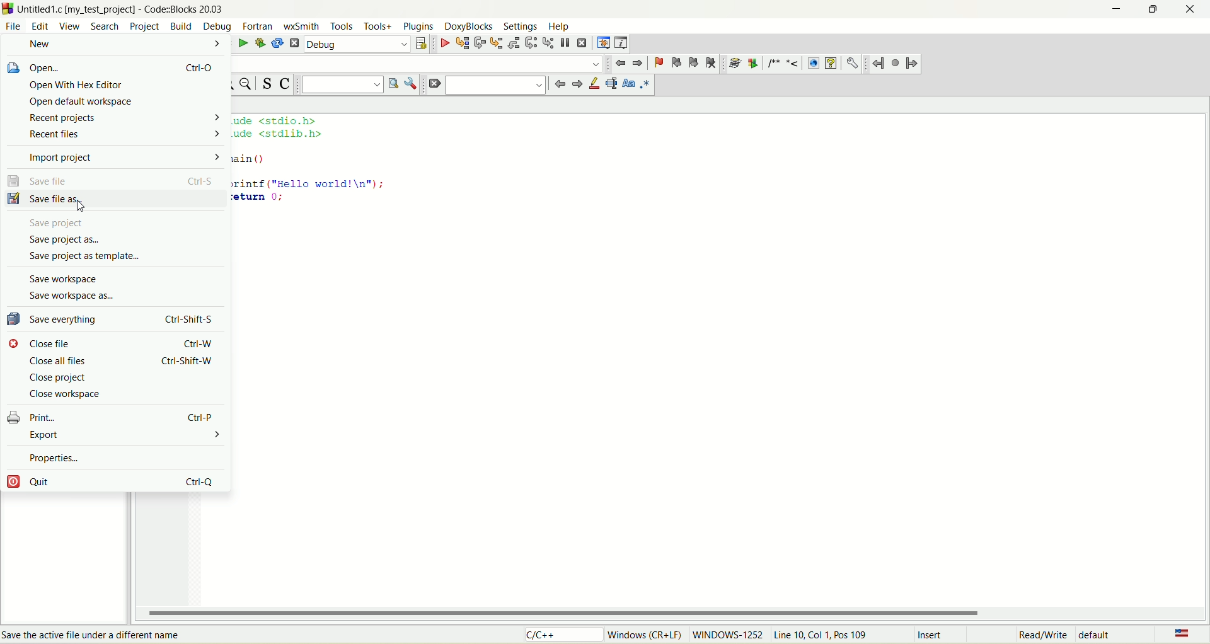 Image resolution: width=1210 pixels, height=644 pixels. I want to click on tools, so click(342, 26).